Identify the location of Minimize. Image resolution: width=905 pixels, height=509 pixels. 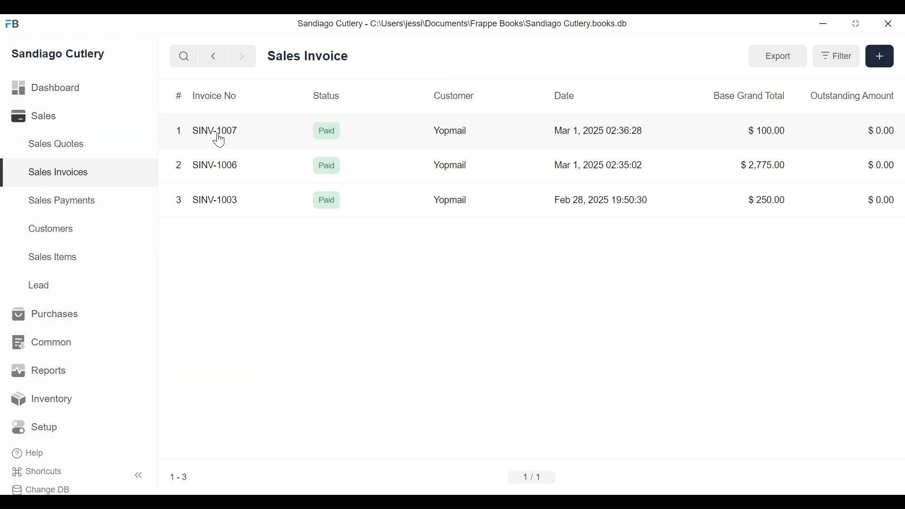
(822, 24).